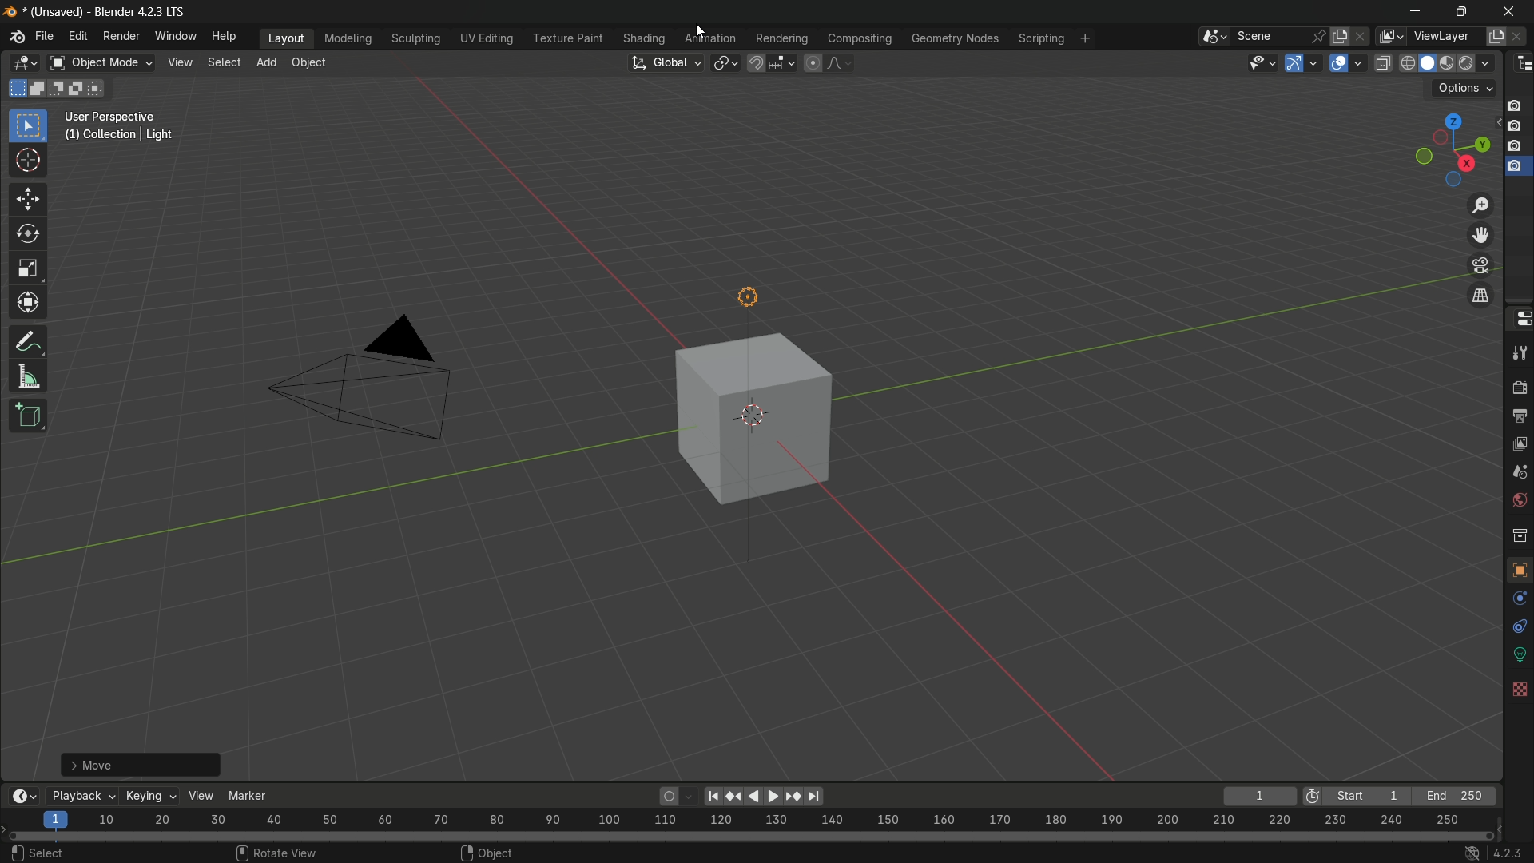  What do you see at coordinates (122, 36) in the screenshot?
I see `render menu` at bounding box center [122, 36].